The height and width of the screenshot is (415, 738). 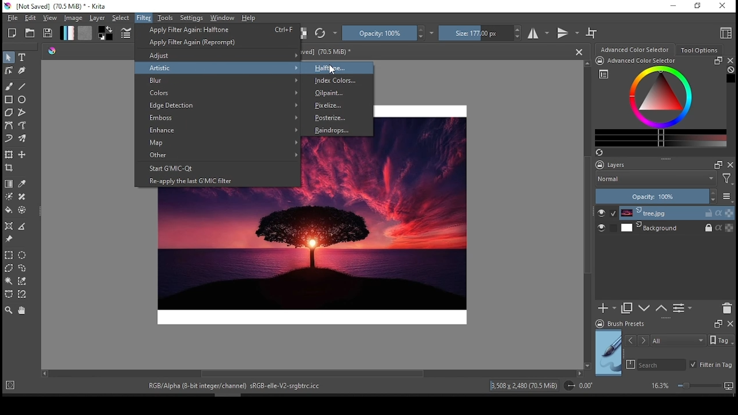 I want to click on new, so click(x=12, y=33).